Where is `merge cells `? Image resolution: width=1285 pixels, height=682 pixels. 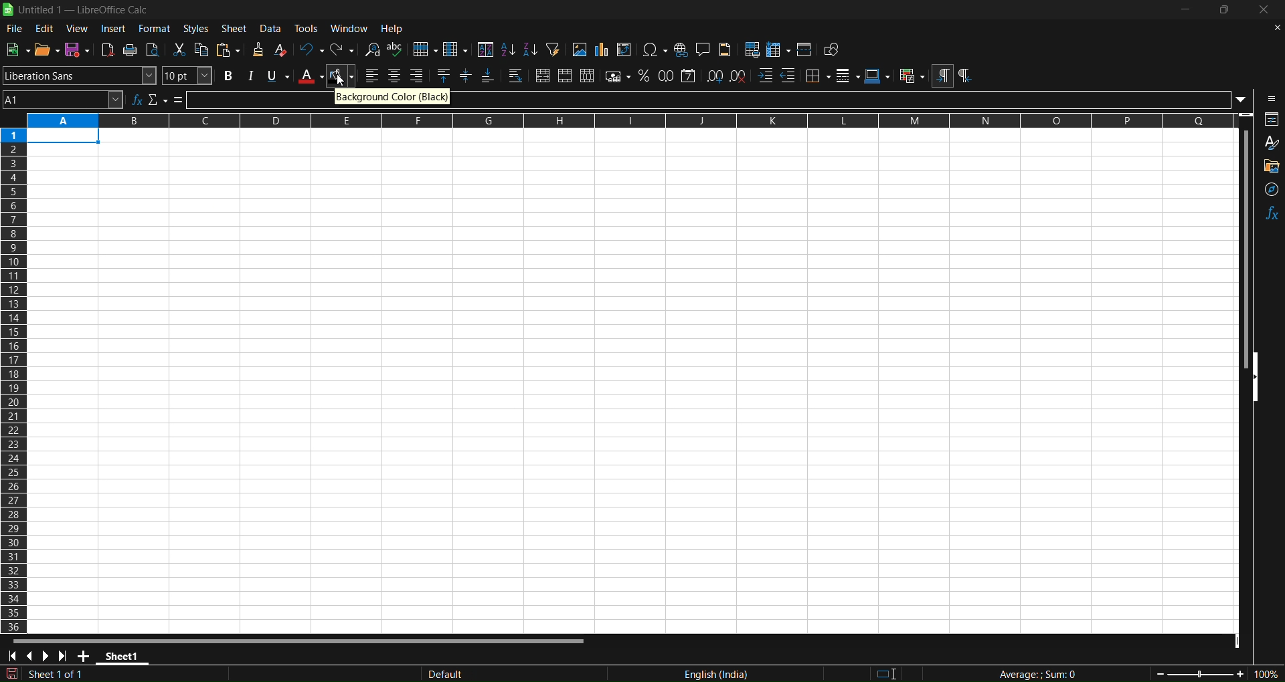 merge cells  is located at coordinates (565, 76).